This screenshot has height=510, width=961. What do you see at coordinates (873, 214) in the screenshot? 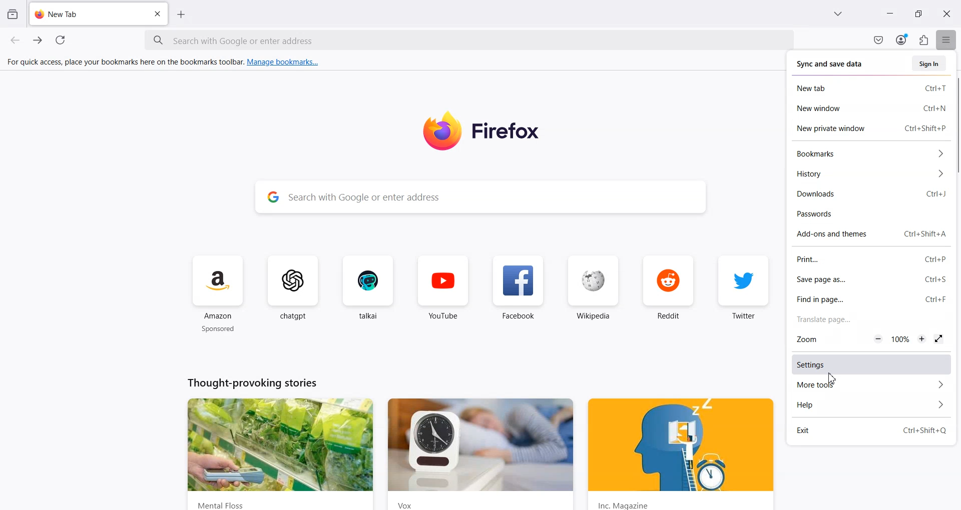
I see `Passwords` at bounding box center [873, 214].